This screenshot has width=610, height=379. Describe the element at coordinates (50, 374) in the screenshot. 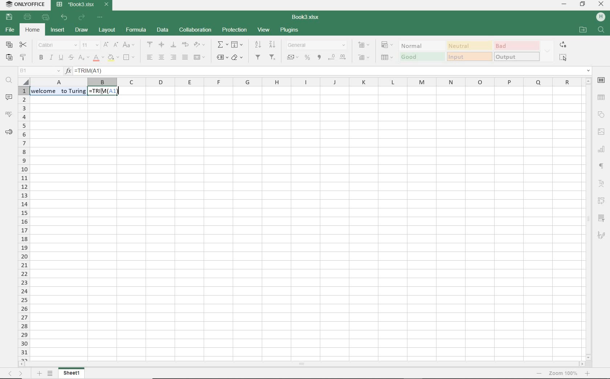

I see `list of sheets` at that location.